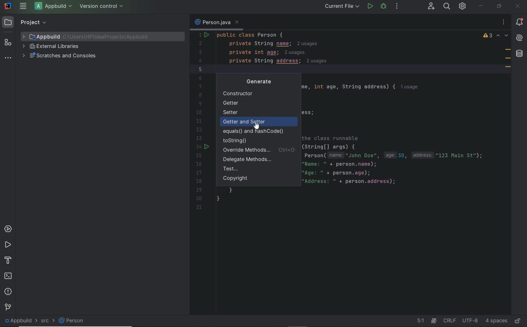 Image resolution: width=527 pixels, height=327 pixels. Describe the element at coordinates (508, 59) in the screenshot. I see `field marks` at that location.